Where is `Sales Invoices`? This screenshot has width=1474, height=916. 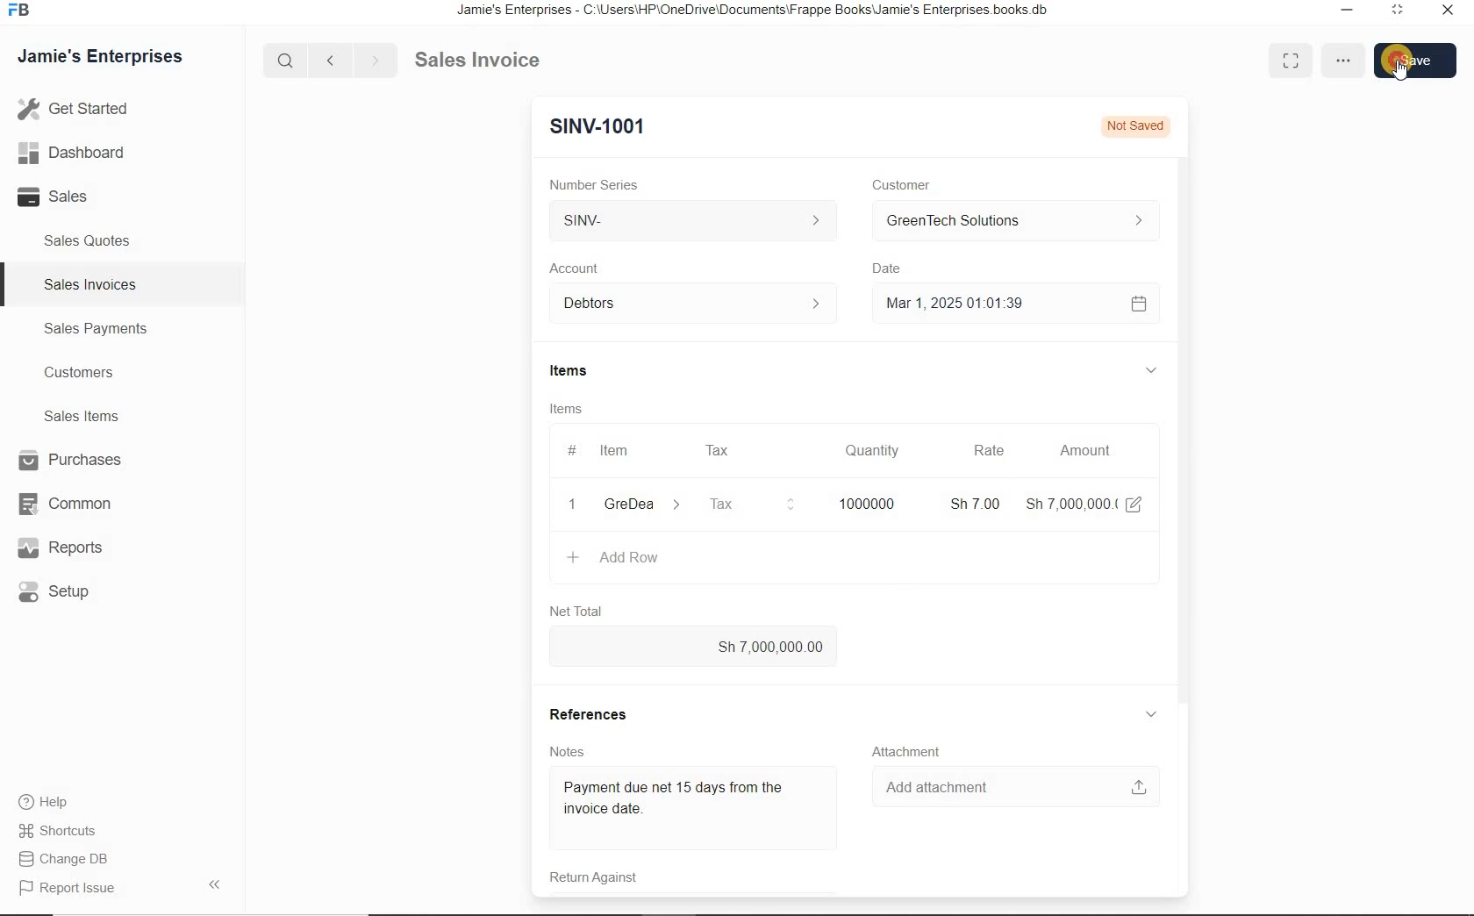 Sales Invoices is located at coordinates (88, 283).